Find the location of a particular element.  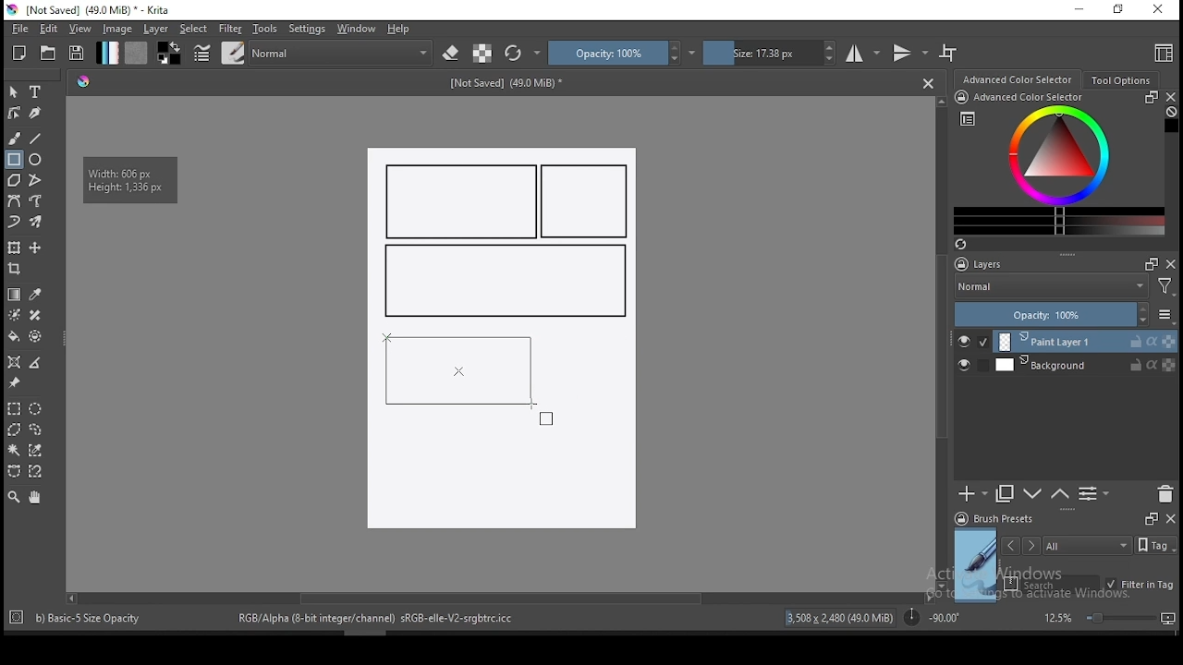

view or change layer properties is located at coordinates (1093, 493).